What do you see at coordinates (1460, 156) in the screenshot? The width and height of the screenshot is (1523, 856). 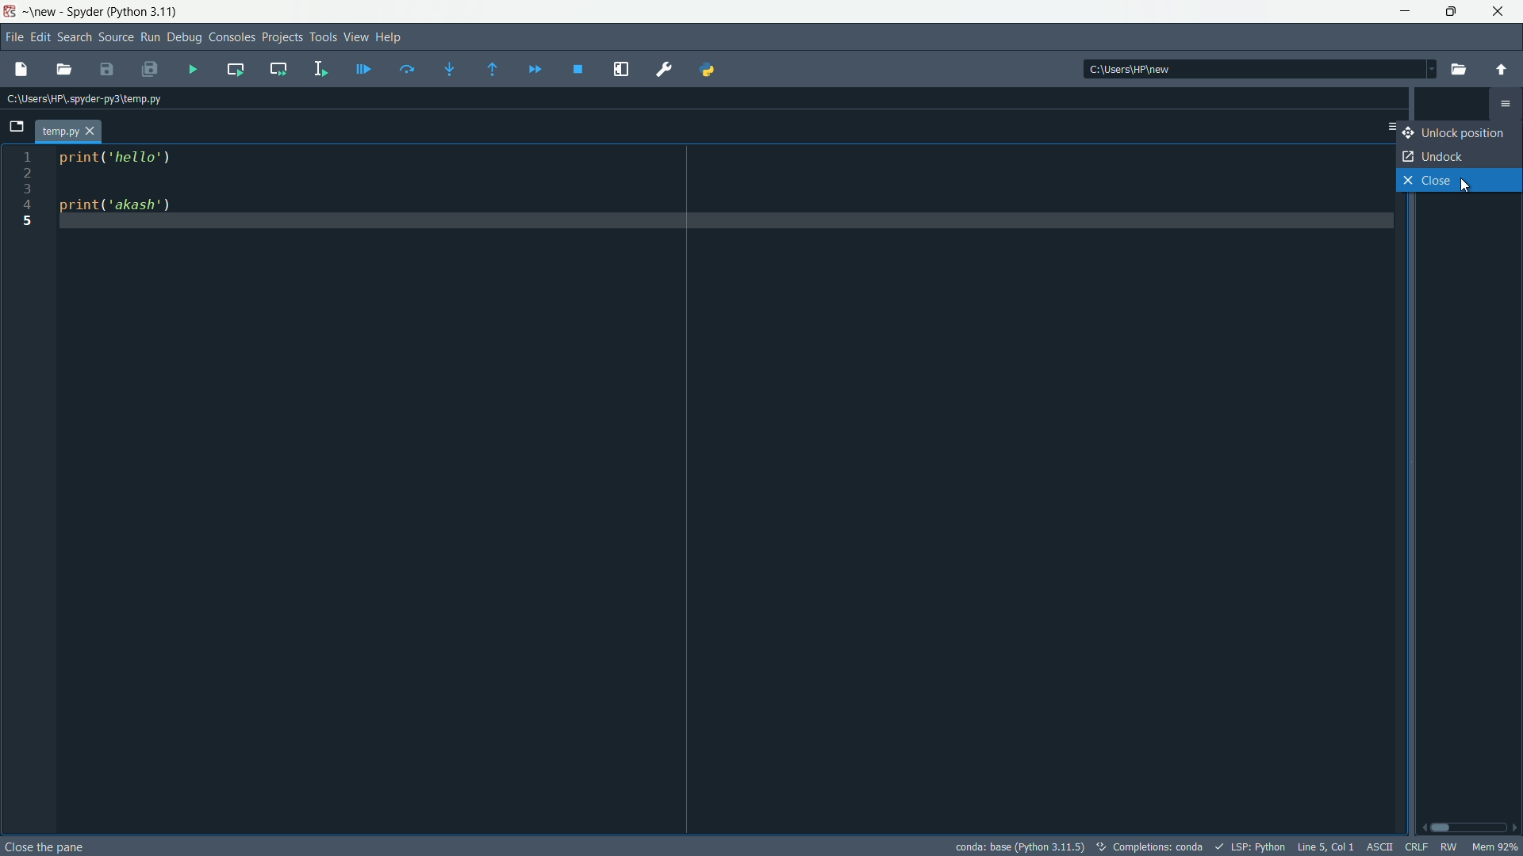 I see `undock` at bounding box center [1460, 156].